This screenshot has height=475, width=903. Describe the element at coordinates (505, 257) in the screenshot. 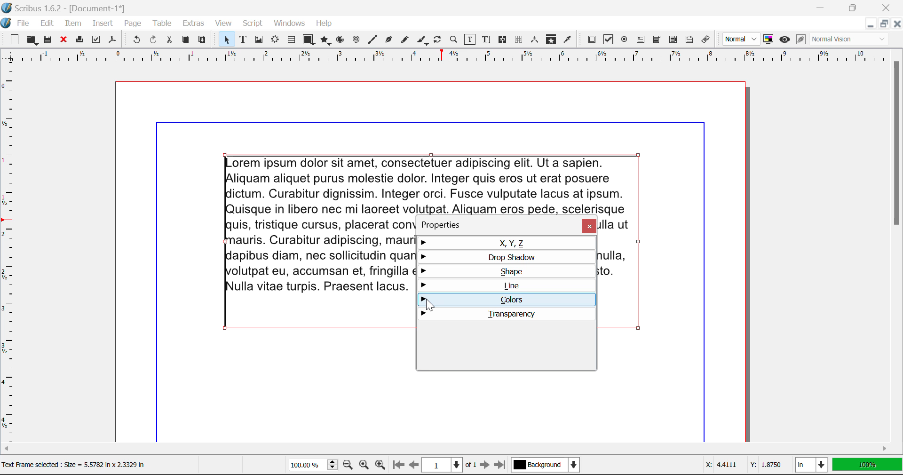

I see `Drop Shadow` at that location.